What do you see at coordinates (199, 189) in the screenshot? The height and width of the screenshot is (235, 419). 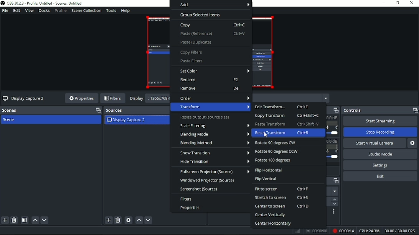 I see `Screenshot` at bounding box center [199, 189].